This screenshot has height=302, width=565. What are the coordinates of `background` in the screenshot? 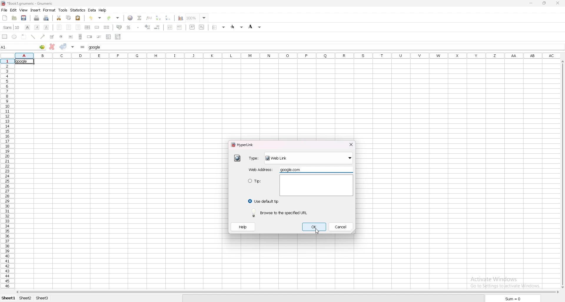 It's located at (255, 27).